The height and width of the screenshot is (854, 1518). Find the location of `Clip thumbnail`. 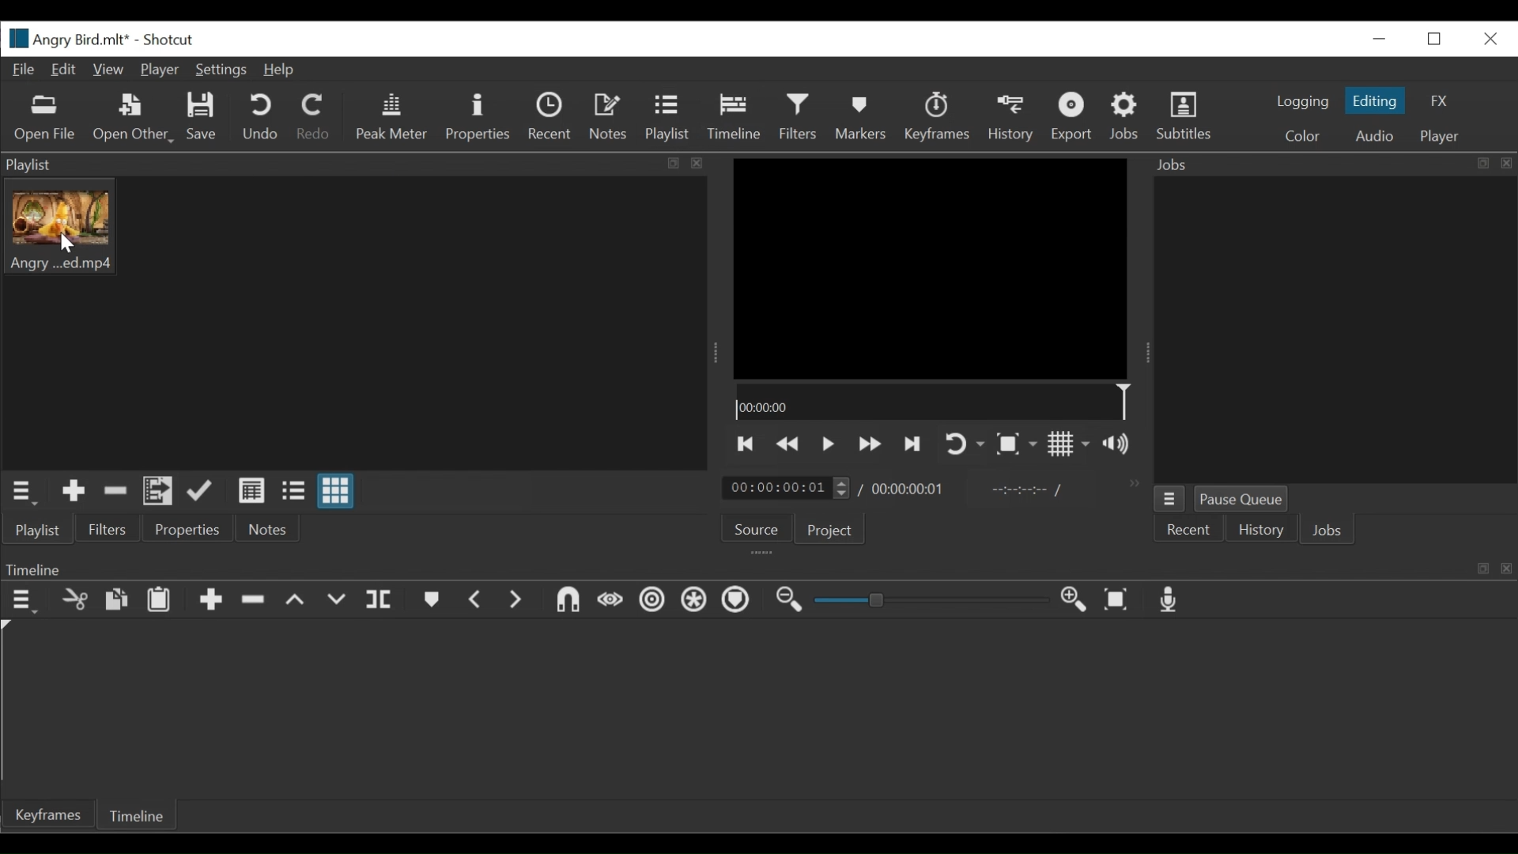

Clip thumbnail is located at coordinates (354, 323).